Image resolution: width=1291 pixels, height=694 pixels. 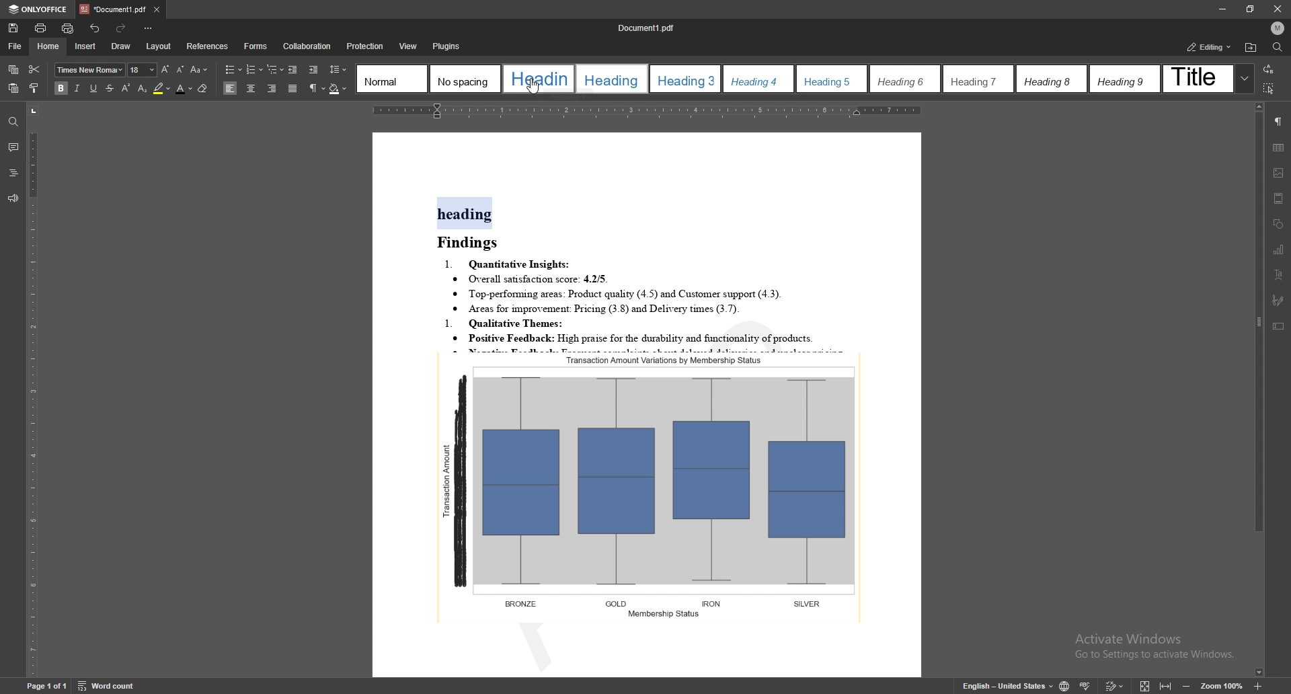 I want to click on horizontal scale, so click(x=644, y=110).